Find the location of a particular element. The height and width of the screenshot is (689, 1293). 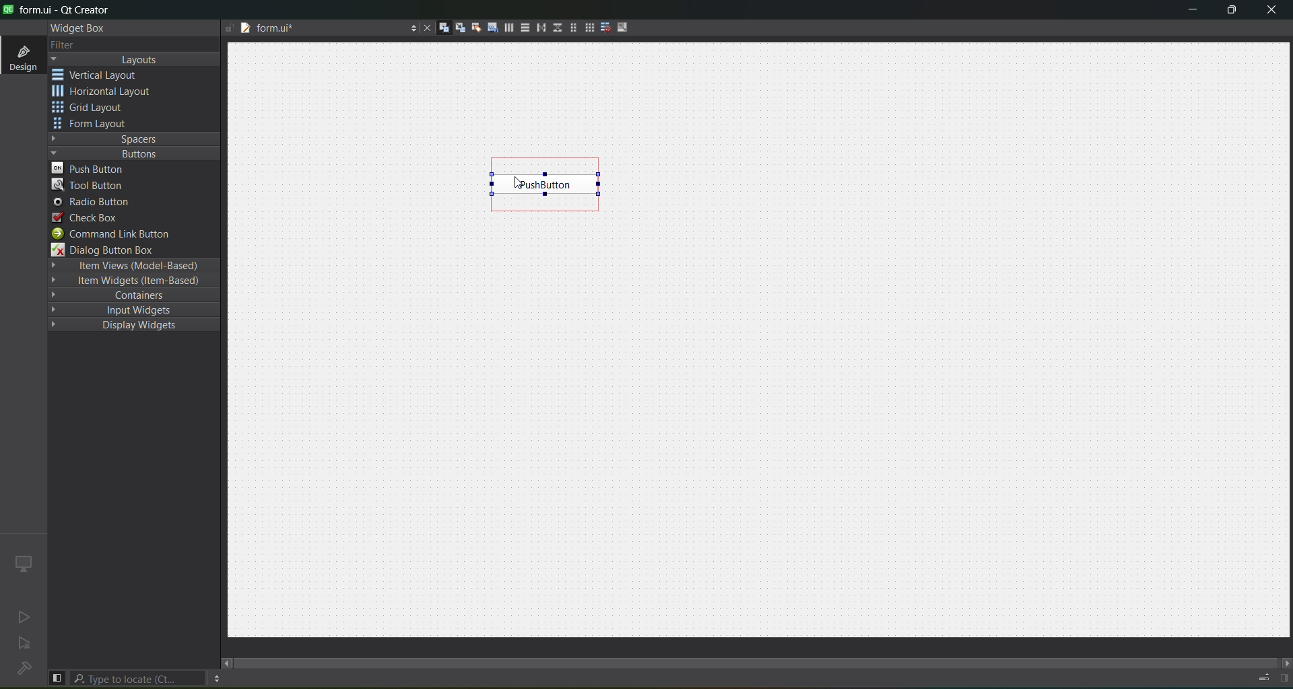

item widgets is located at coordinates (131, 283).